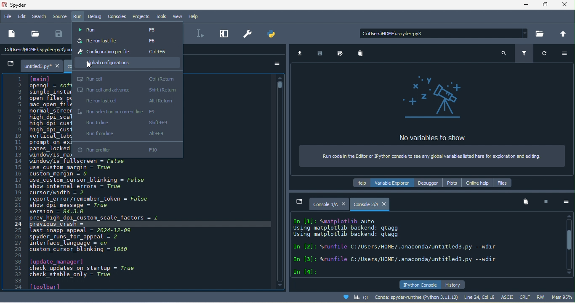  I want to click on pythonpath manager, so click(274, 36).